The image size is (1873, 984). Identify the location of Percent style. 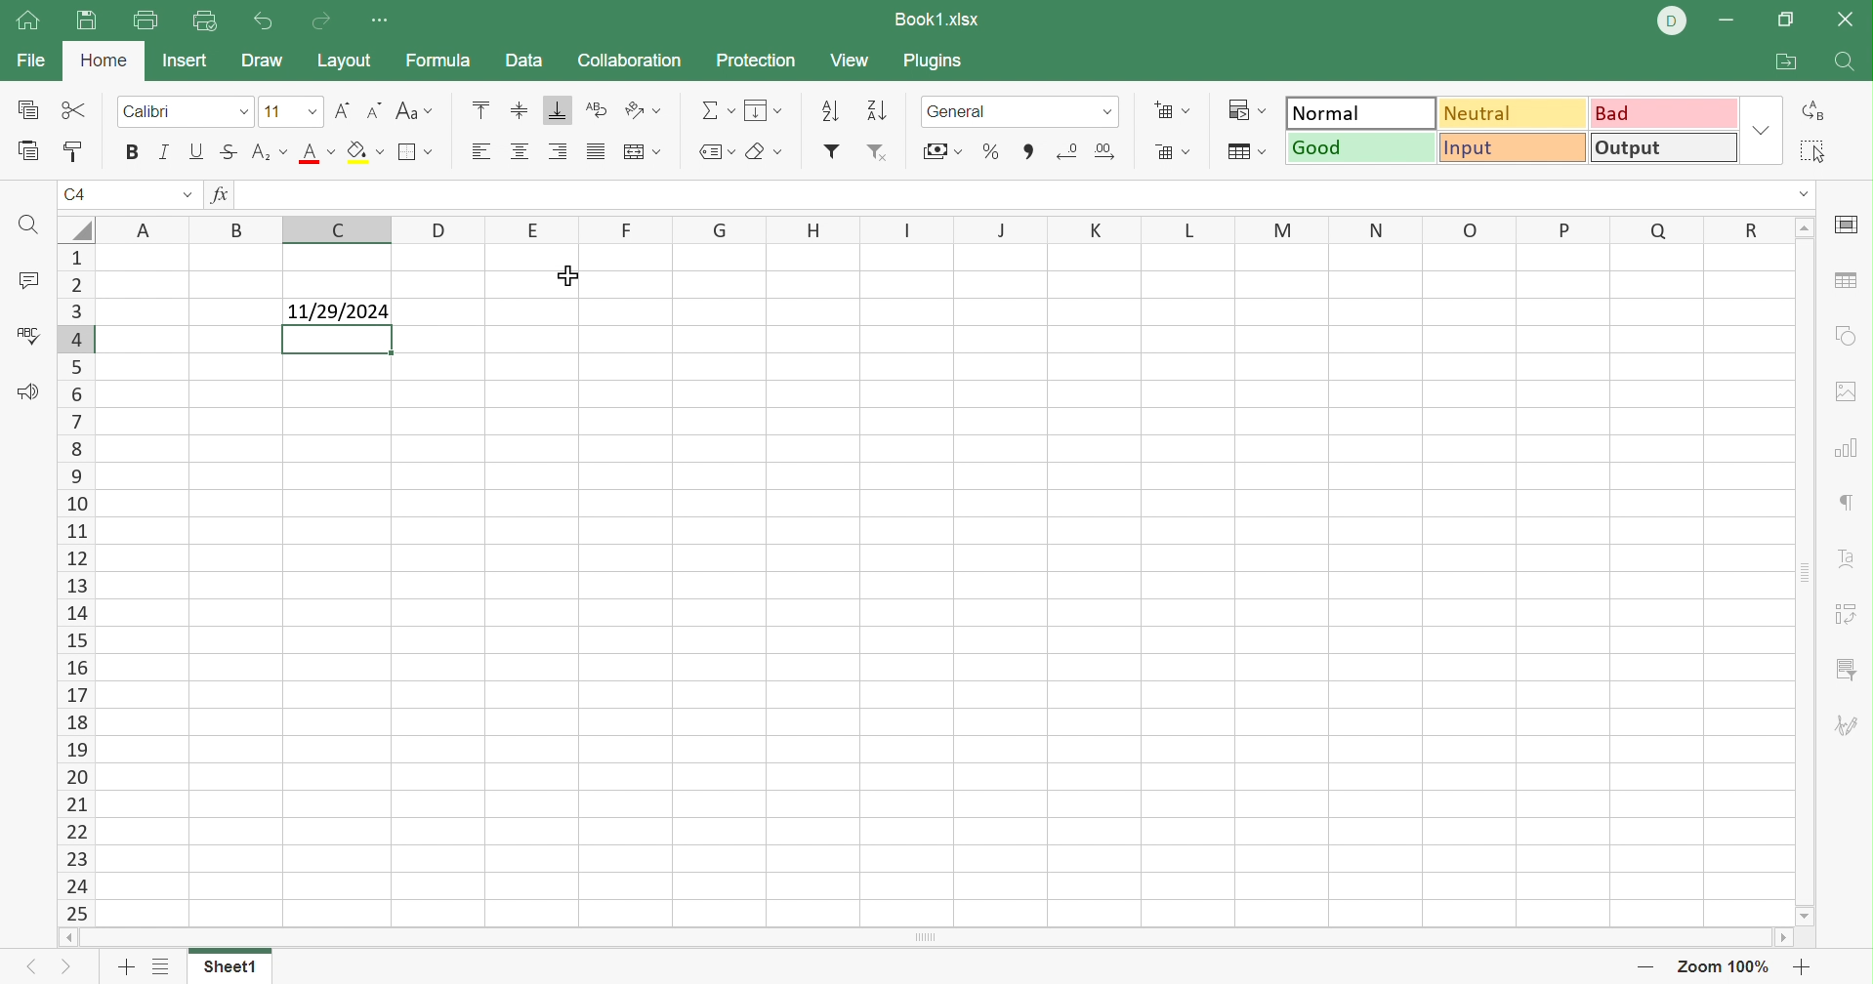
(988, 152).